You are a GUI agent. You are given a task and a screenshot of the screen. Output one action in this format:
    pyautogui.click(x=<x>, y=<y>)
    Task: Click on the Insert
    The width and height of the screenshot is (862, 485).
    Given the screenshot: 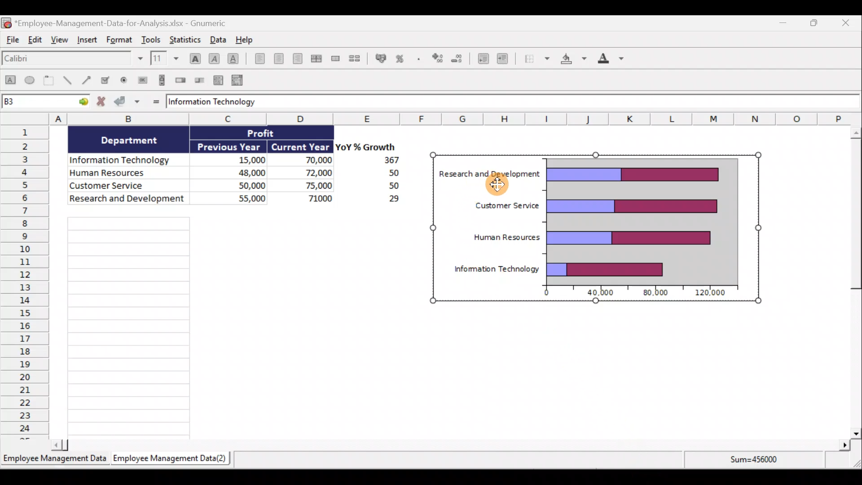 What is the action you would take?
    pyautogui.click(x=88, y=40)
    